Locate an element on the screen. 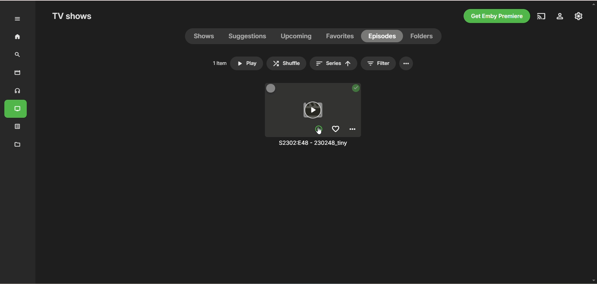 This screenshot has width=597, height=284. TV shows is located at coordinates (74, 17).